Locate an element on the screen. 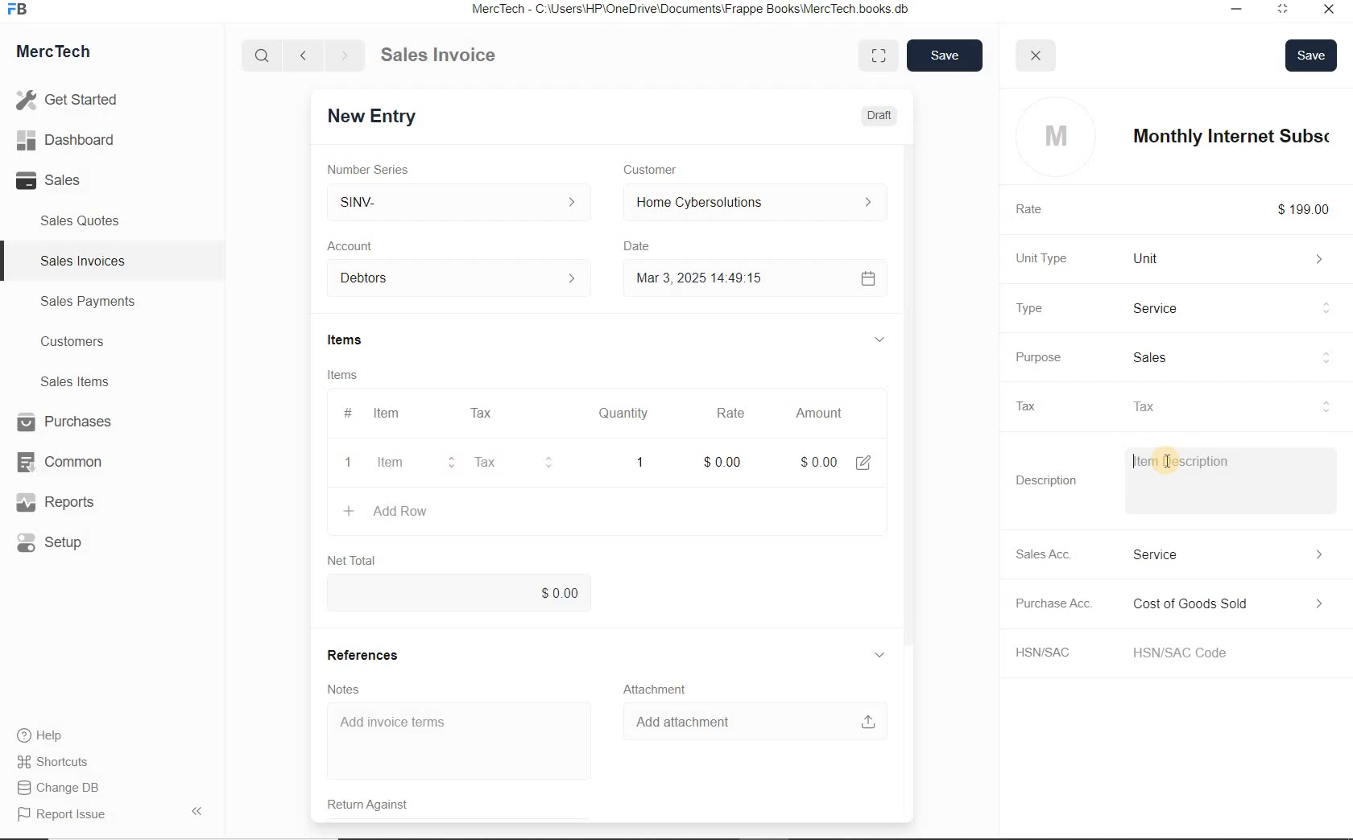 Image resolution: width=1353 pixels, height=840 pixels. Purchases is located at coordinates (67, 423).